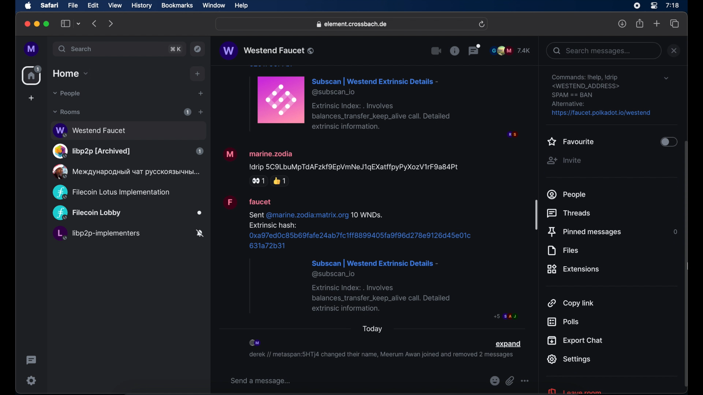 Image resolution: width=703 pixels, height=395 pixels. Describe the element at coordinates (93, 5) in the screenshot. I see `edit` at that location.